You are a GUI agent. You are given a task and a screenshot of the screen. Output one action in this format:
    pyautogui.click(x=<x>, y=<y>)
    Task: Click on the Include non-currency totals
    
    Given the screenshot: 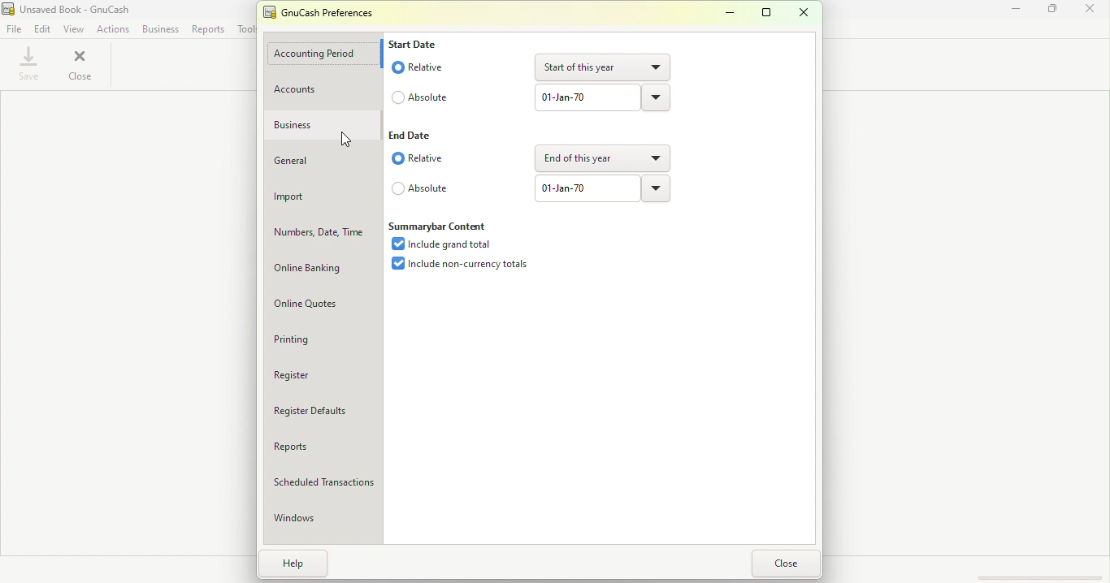 What is the action you would take?
    pyautogui.click(x=468, y=264)
    